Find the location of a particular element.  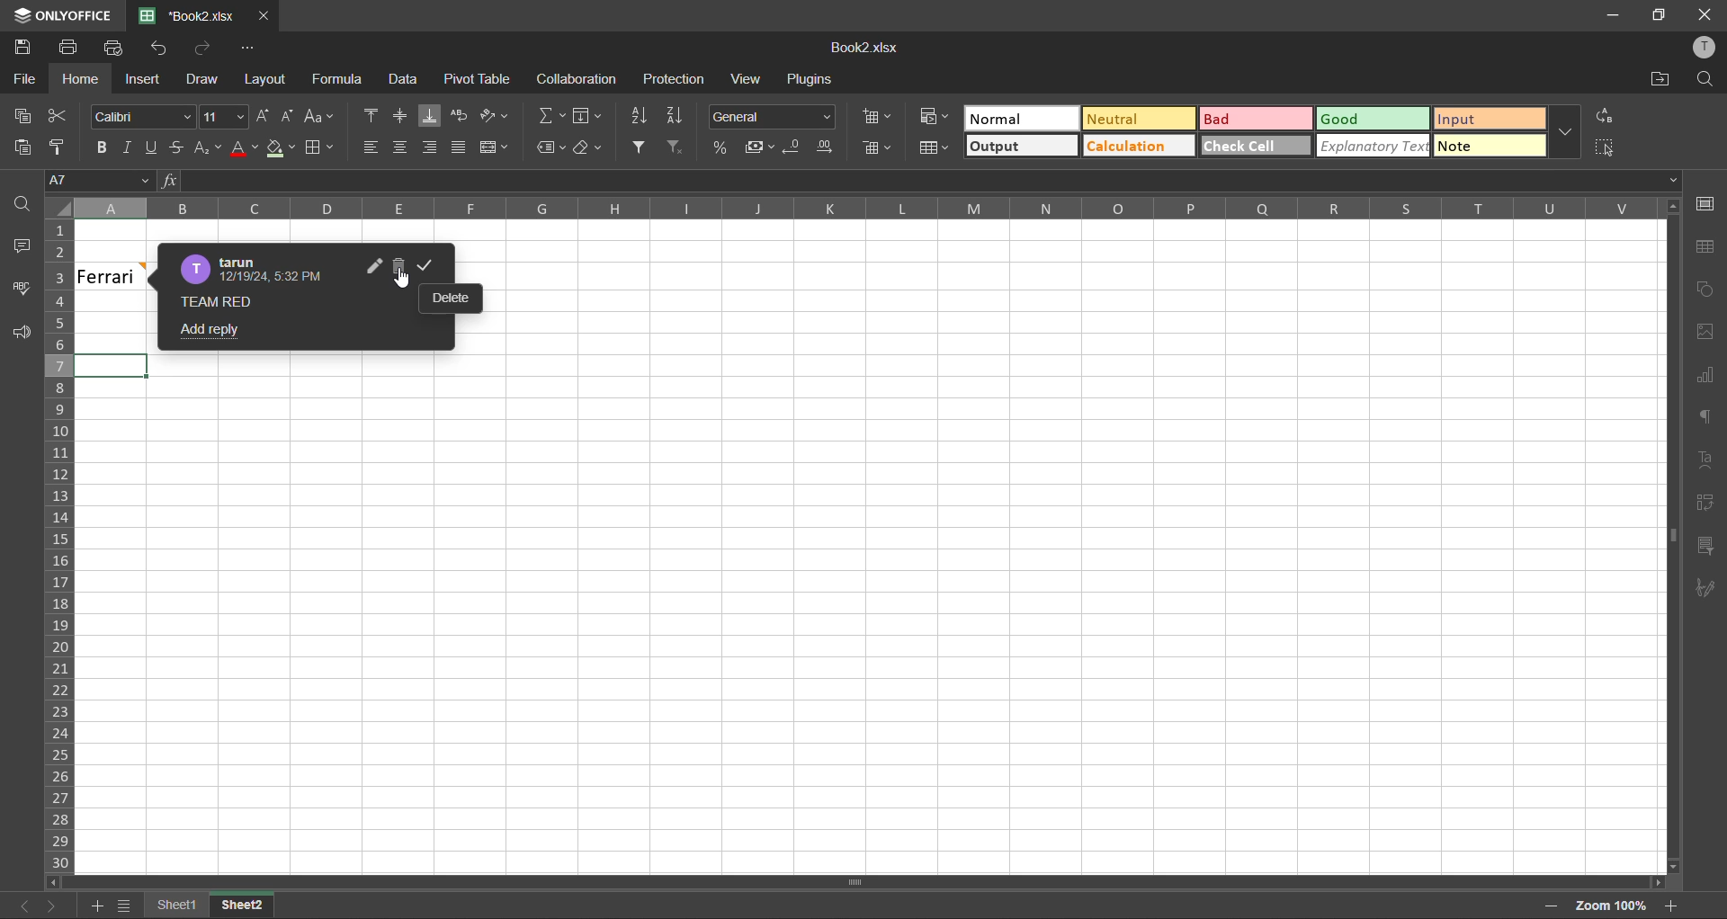

data is located at coordinates (405, 81).